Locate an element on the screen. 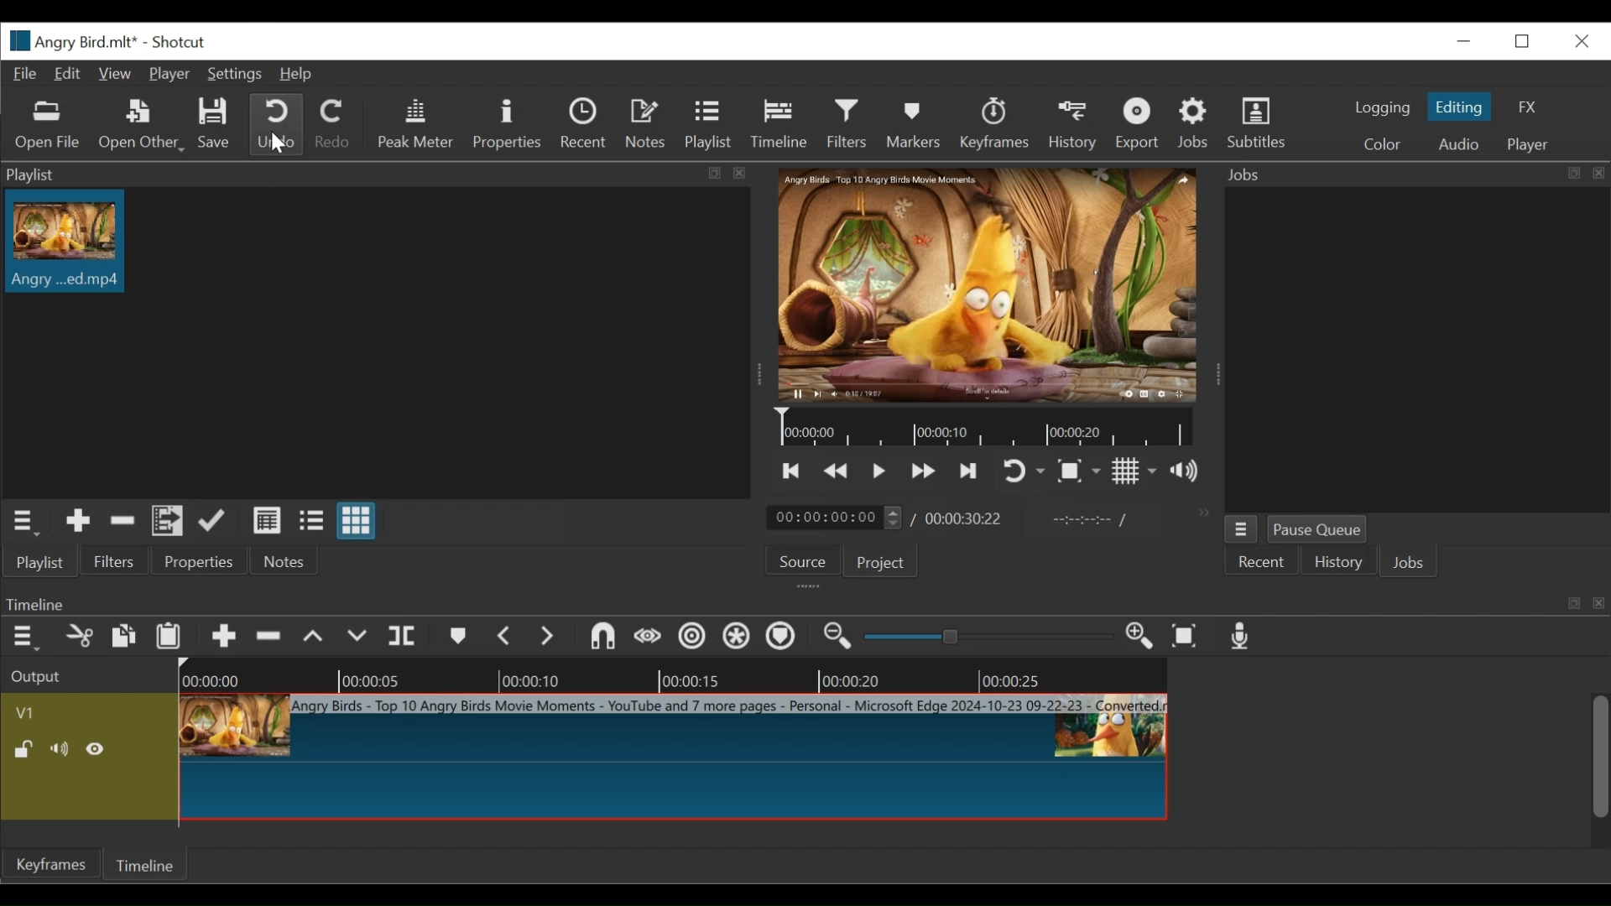  lift is located at coordinates (315, 638).